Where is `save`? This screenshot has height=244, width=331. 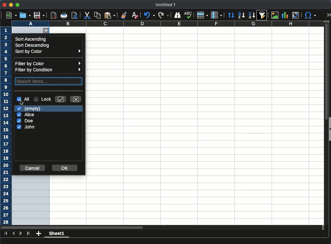 save is located at coordinates (39, 15).